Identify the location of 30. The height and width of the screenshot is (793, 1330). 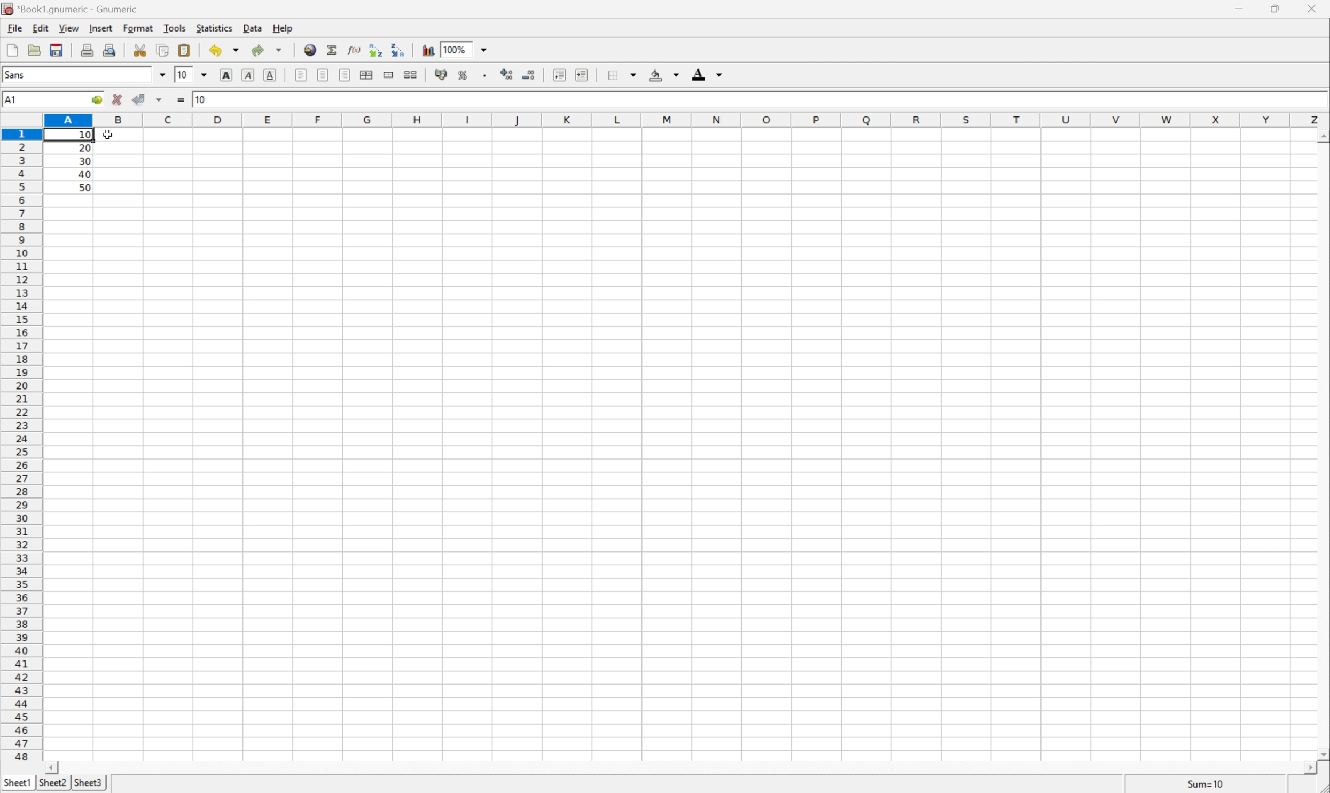
(85, 161).